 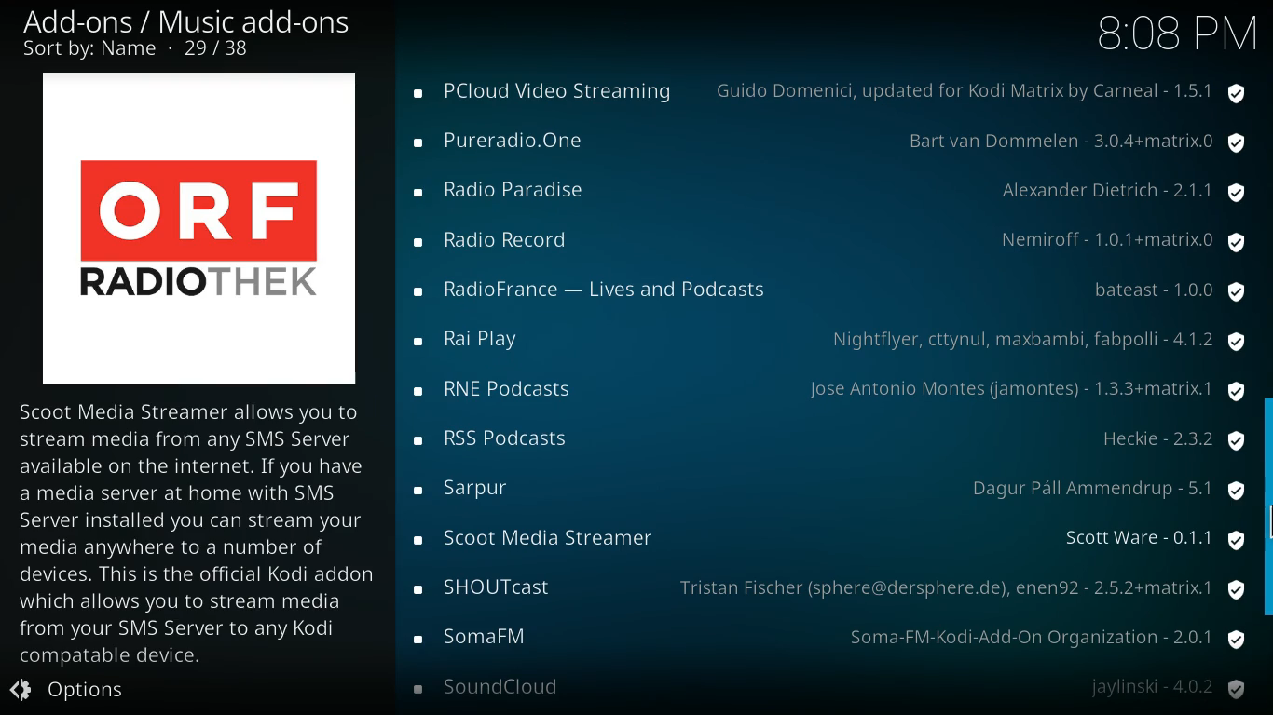 What do you see at coordinates (965, 586) in the screenshot?
I see `provider` at bounding box center [965, 586].